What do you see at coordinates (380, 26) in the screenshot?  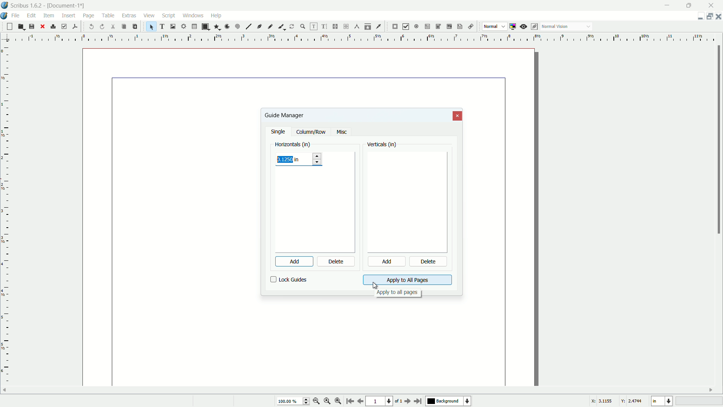 I see `eye dropper` at bounding box center [380, 26].